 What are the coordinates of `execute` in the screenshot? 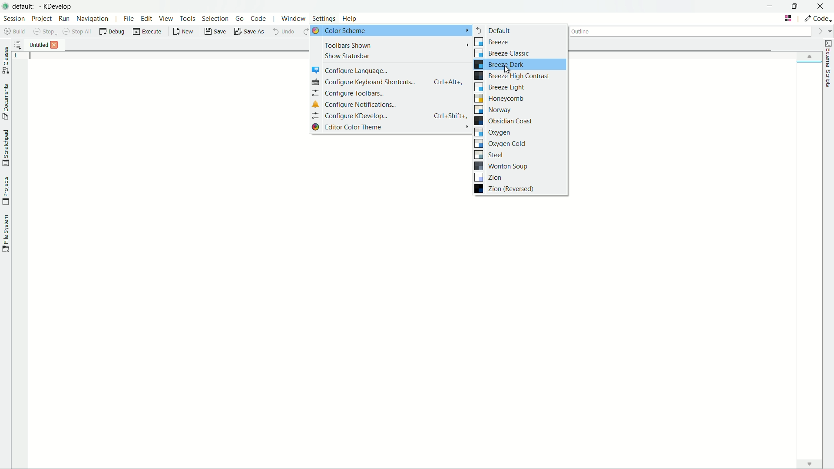 It's located at (148, 32).